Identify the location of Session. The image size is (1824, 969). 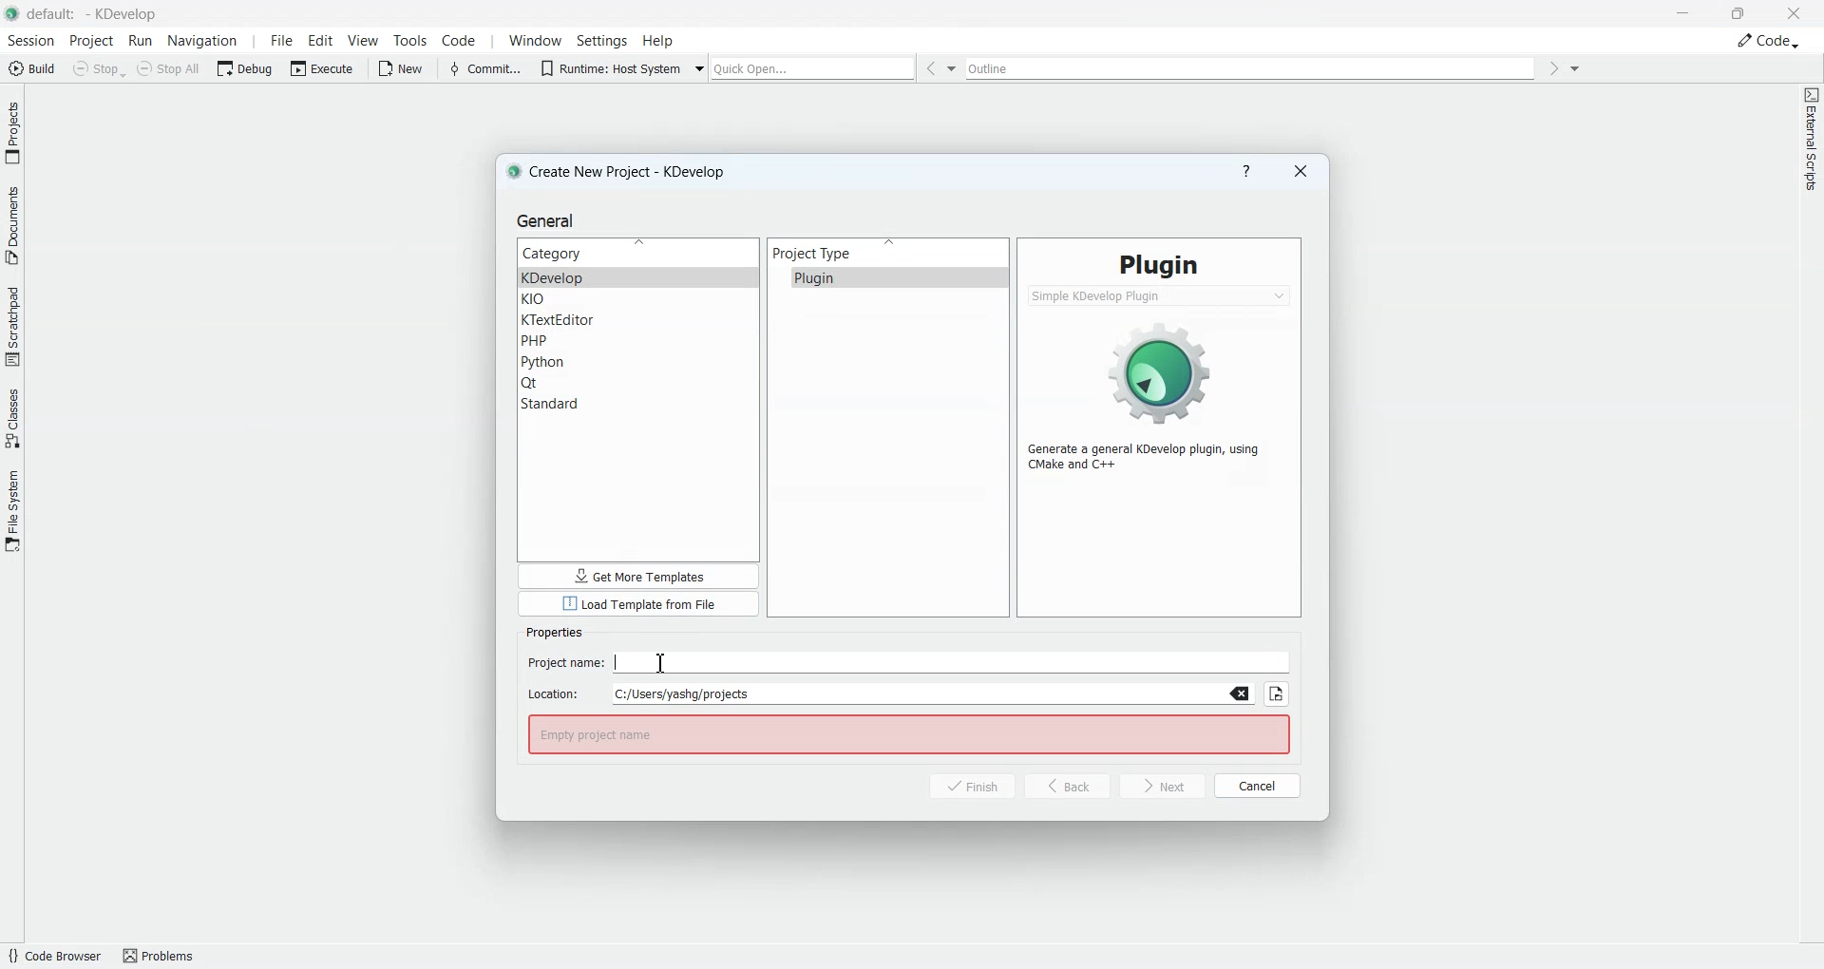
(29, 41).